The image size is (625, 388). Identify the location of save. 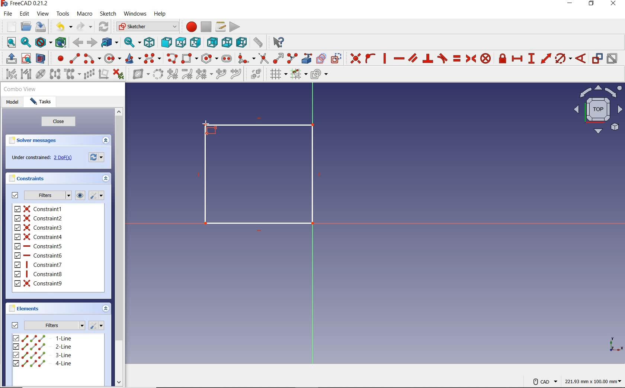
(41, 26).